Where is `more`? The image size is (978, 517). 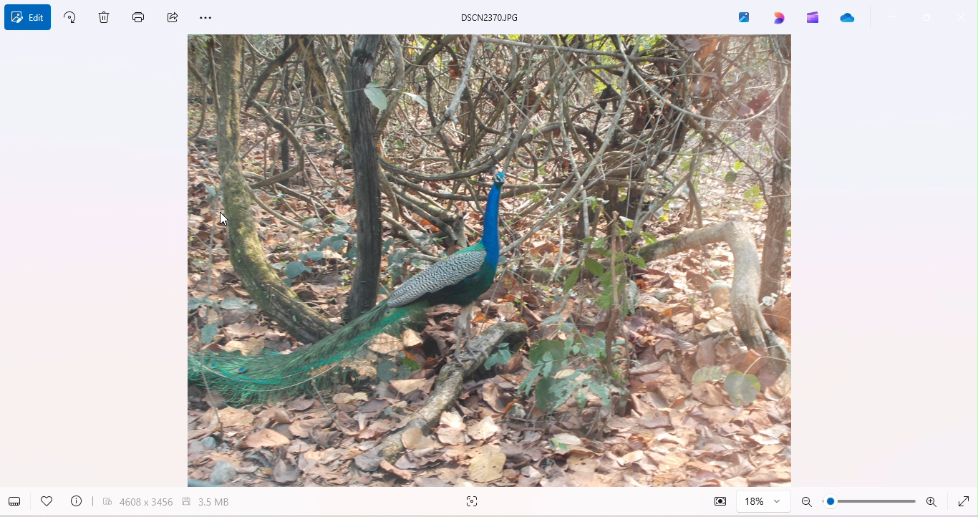
more is located at coordinates (221, 19).